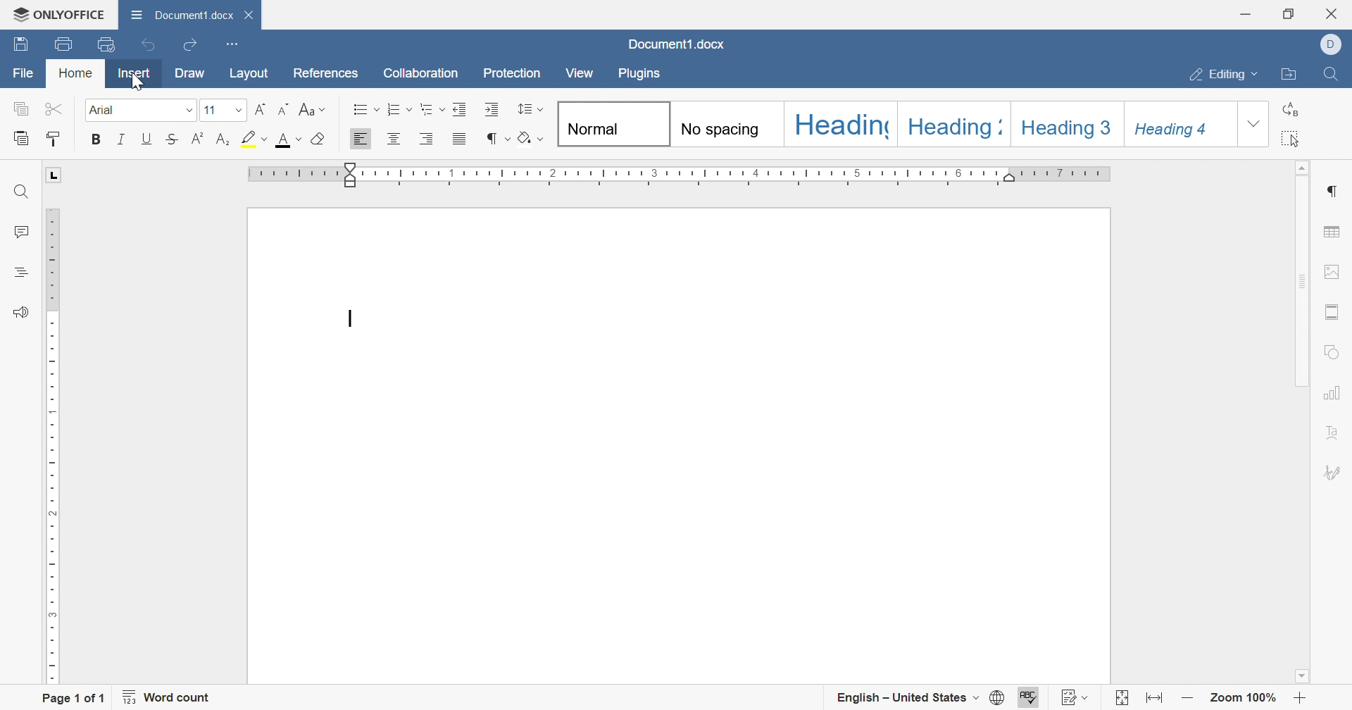 The height and width of the screenshot is (710, 1352). I want to click on Align center, so click(392, 139).